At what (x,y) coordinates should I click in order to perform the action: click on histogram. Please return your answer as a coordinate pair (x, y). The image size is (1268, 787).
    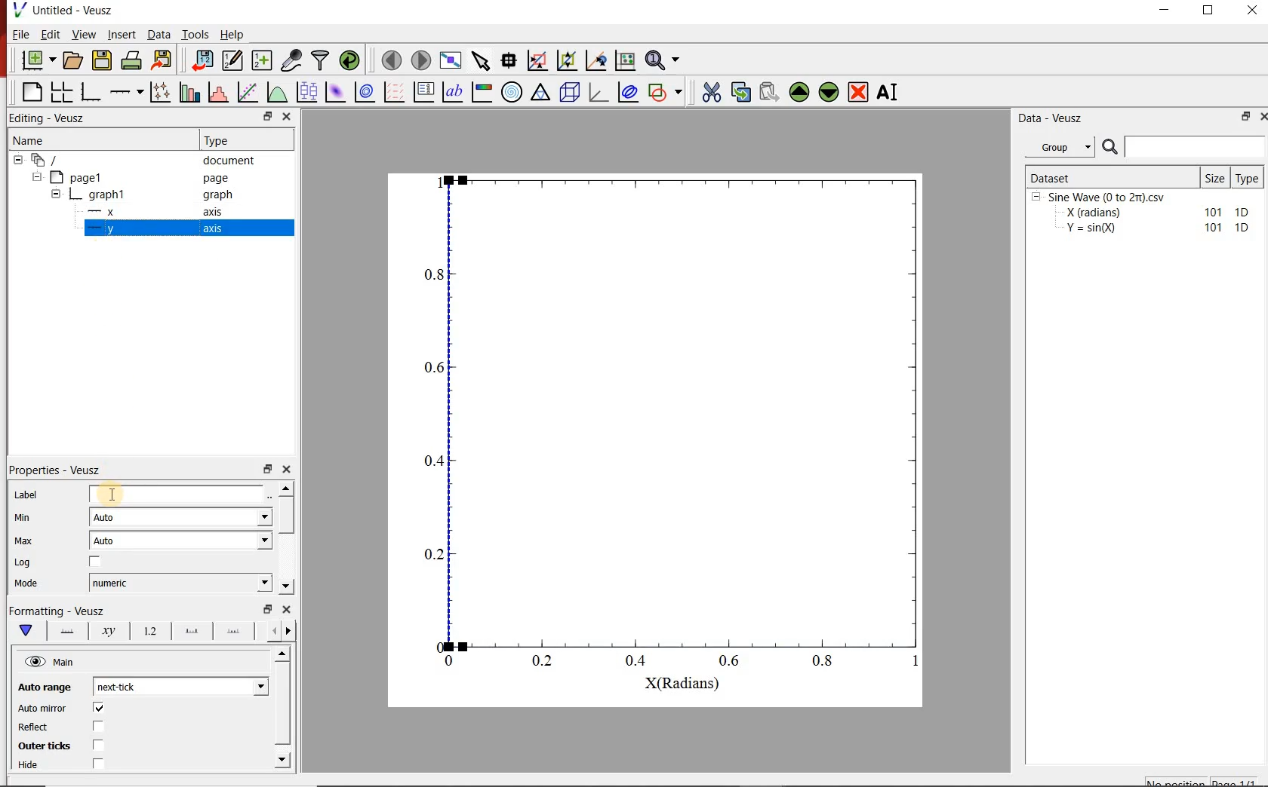
    Looking at the image, I should click on (220, 91).